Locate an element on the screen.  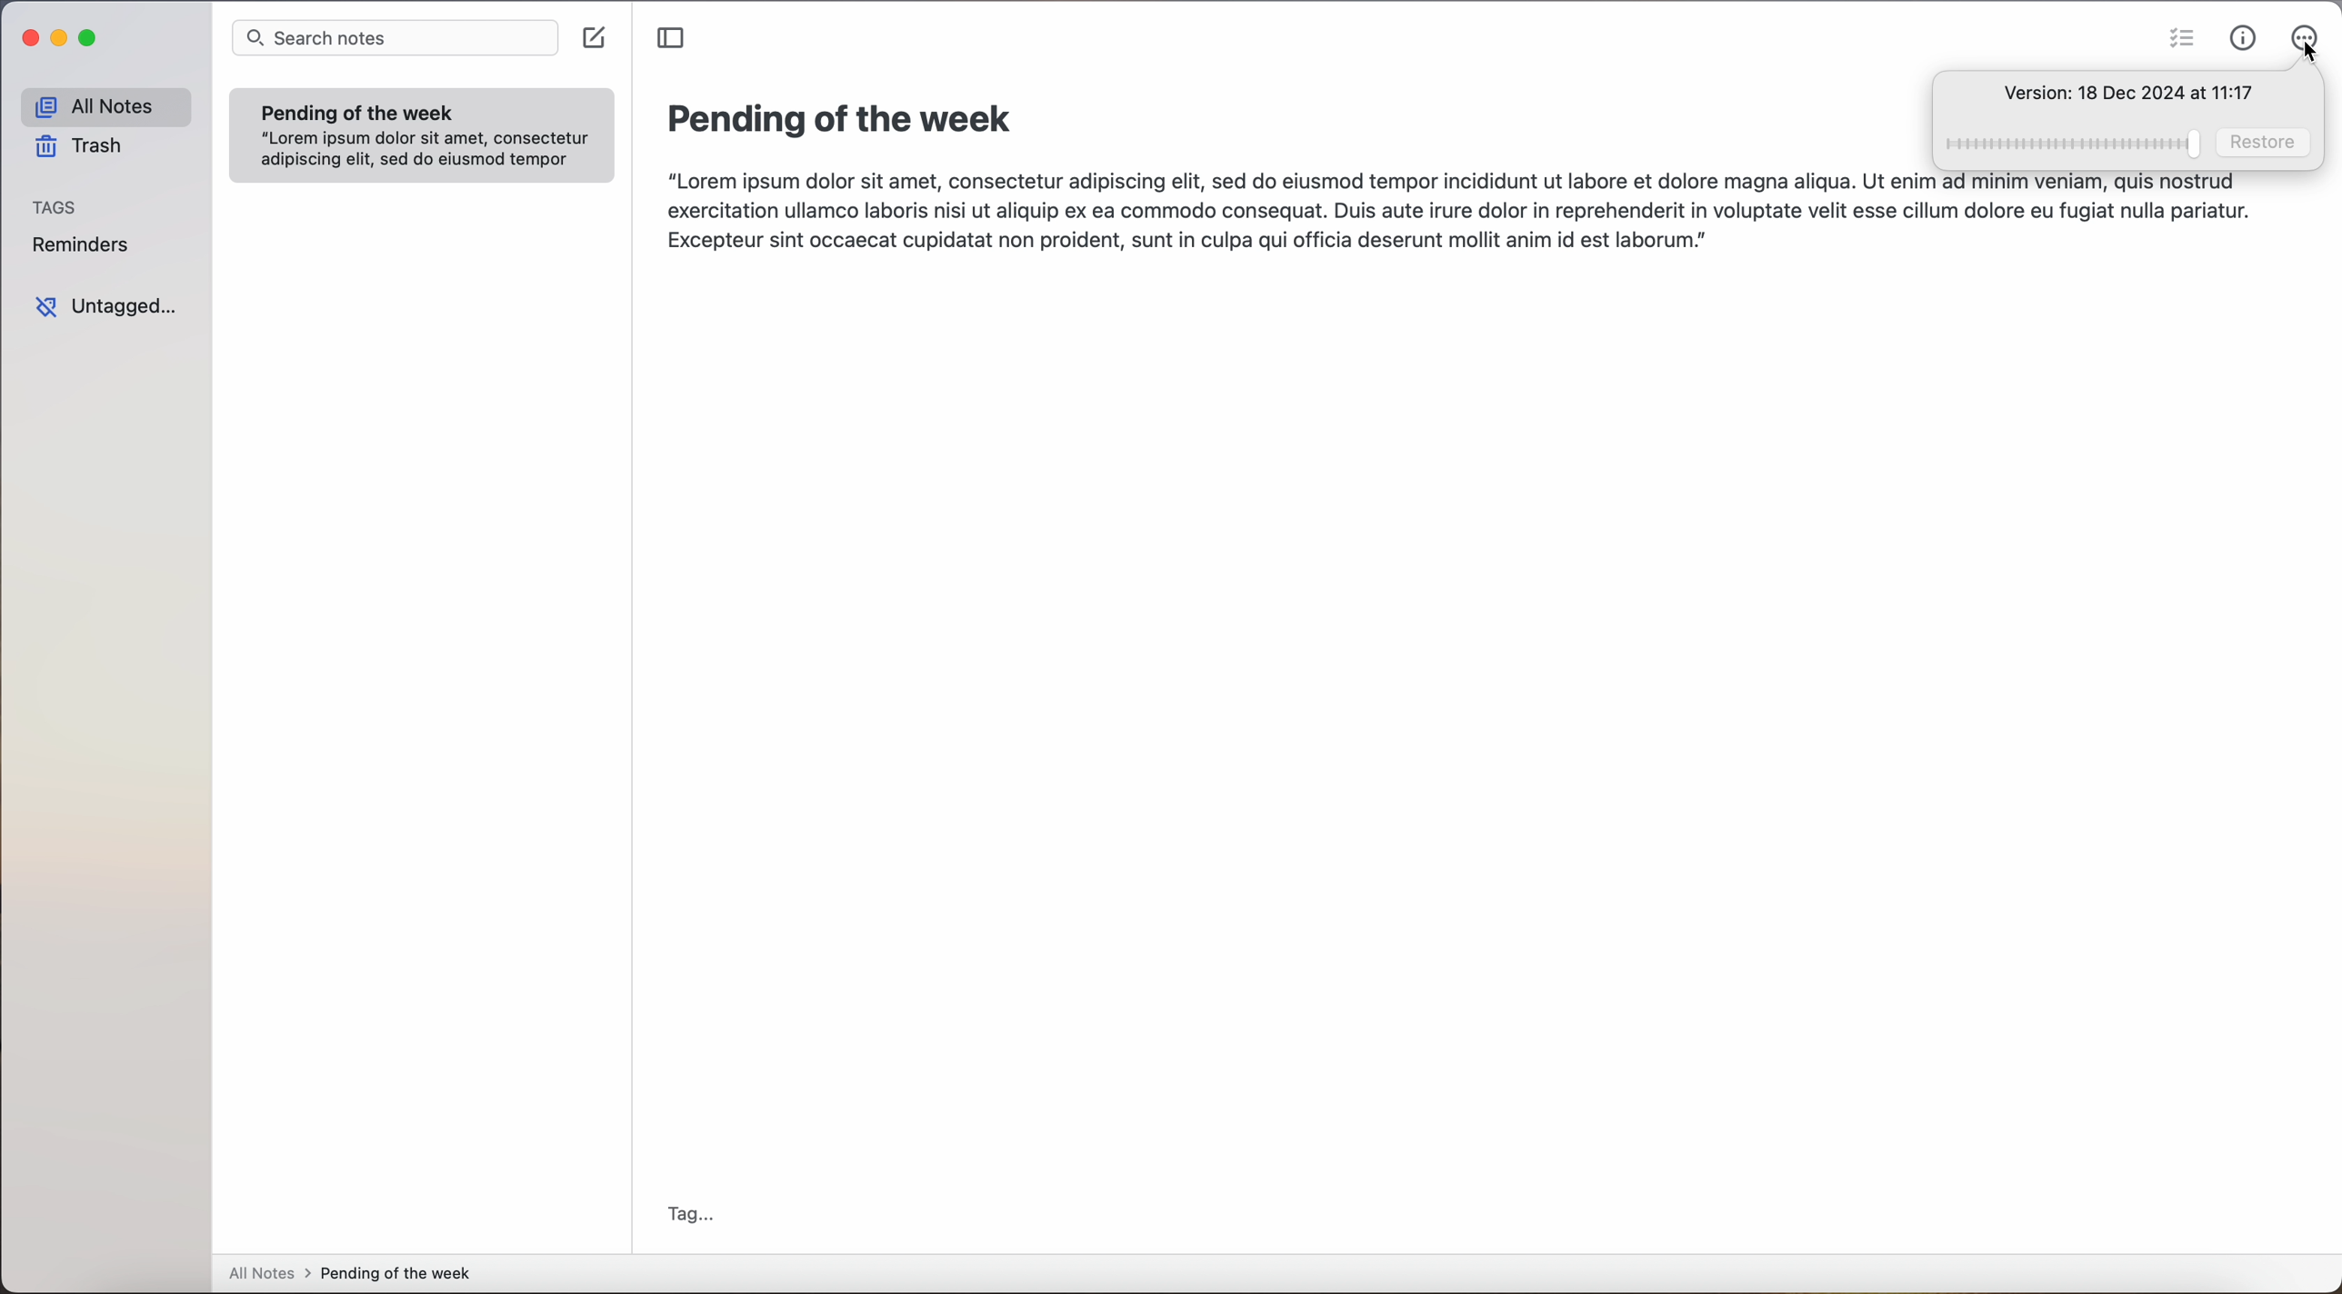
trash is located at coordinates (77, 147).